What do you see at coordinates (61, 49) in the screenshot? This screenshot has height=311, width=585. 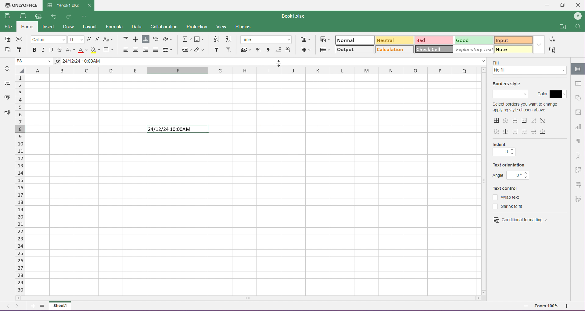 I see `Strikethrough` at bounding box center [61, 49].